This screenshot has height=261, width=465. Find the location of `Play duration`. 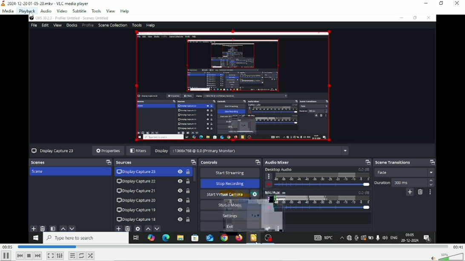

Play duration is located at coordinates (233, 246).